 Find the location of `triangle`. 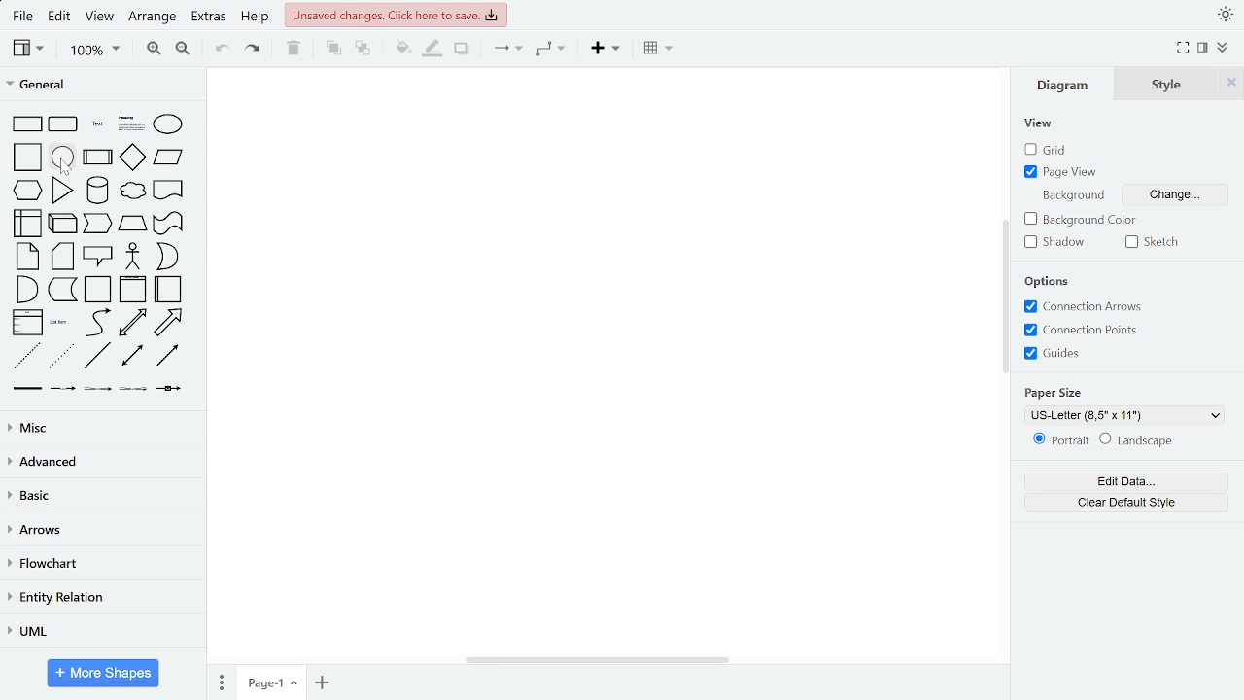

triangle is located at coordinates (63, 190).